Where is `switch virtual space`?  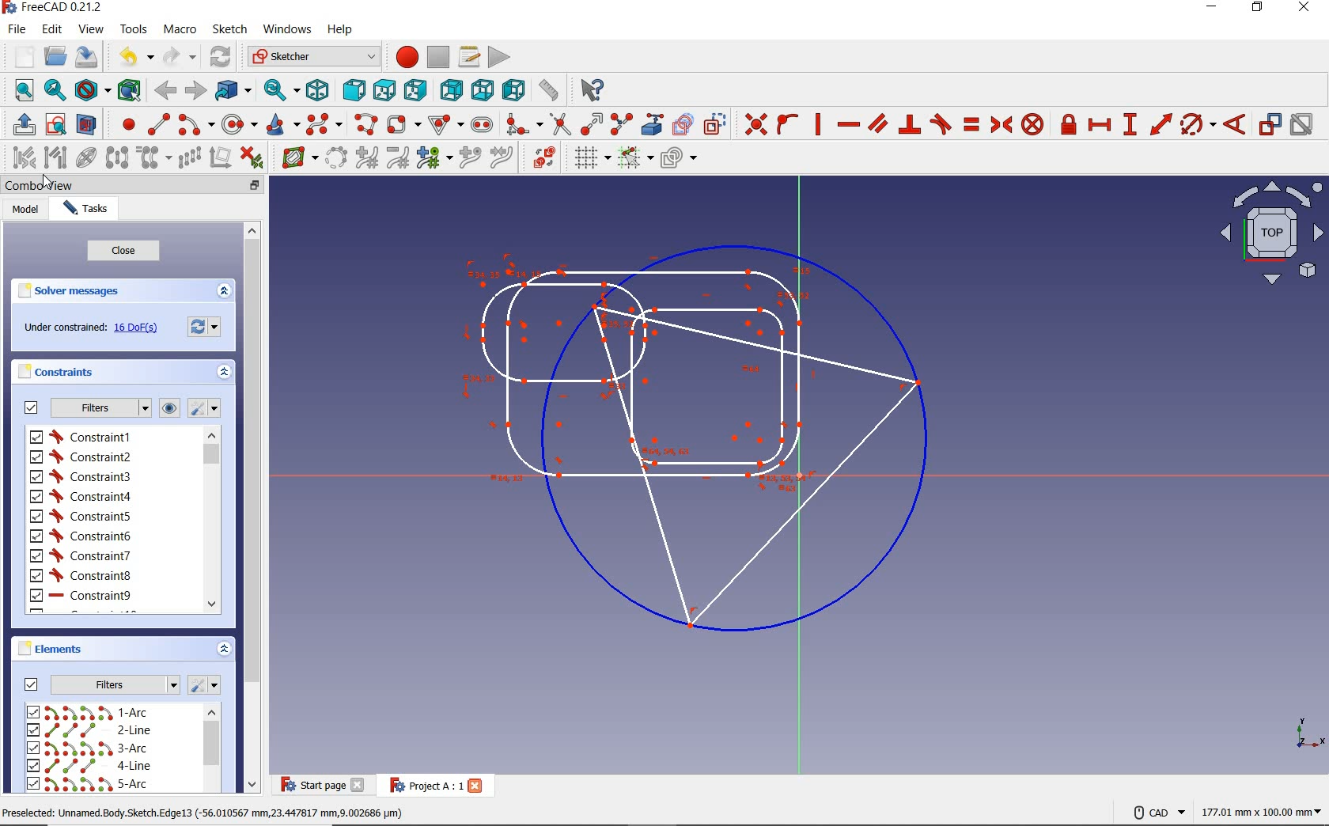
switch virtual space is located at coordinates (538, 157).